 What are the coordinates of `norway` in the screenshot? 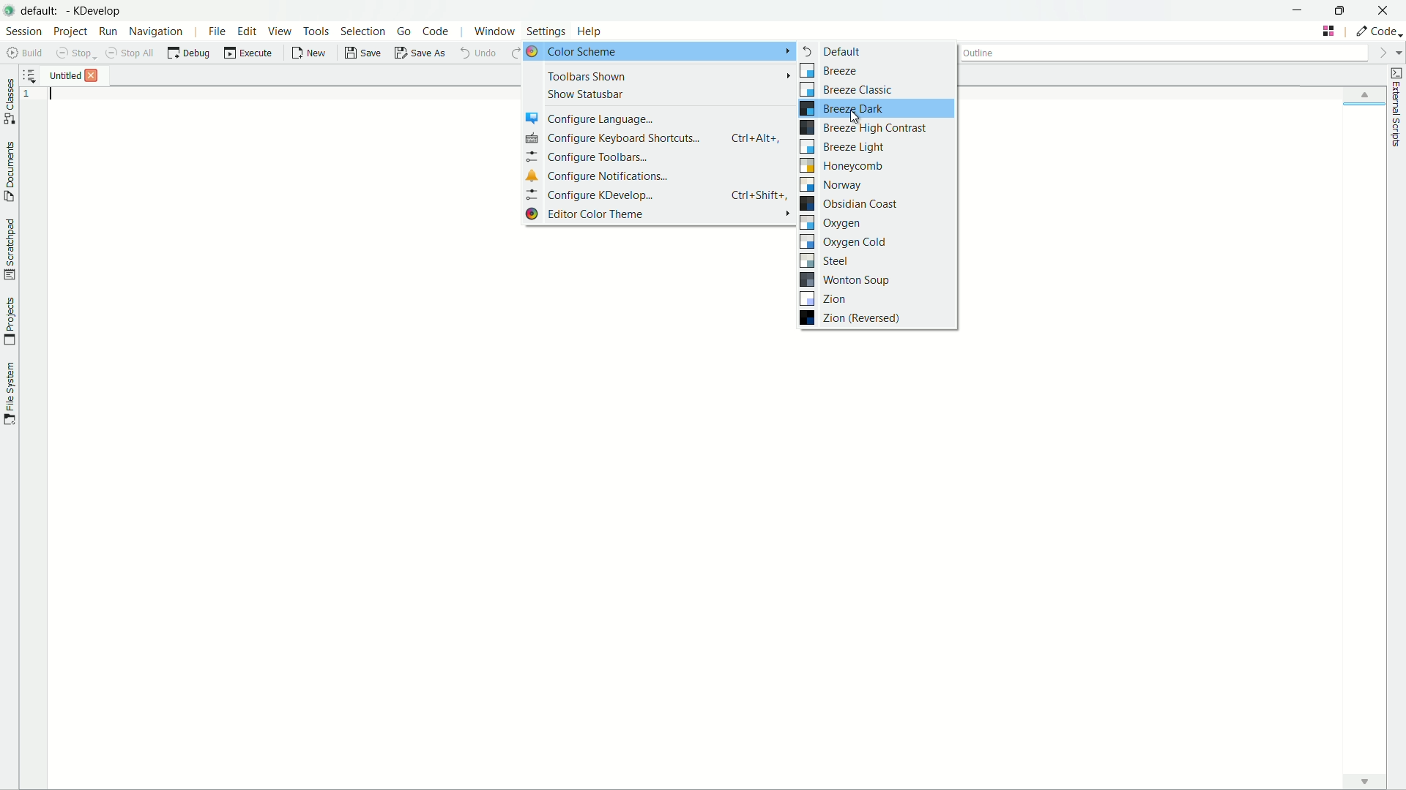 It's located at (832, 185).